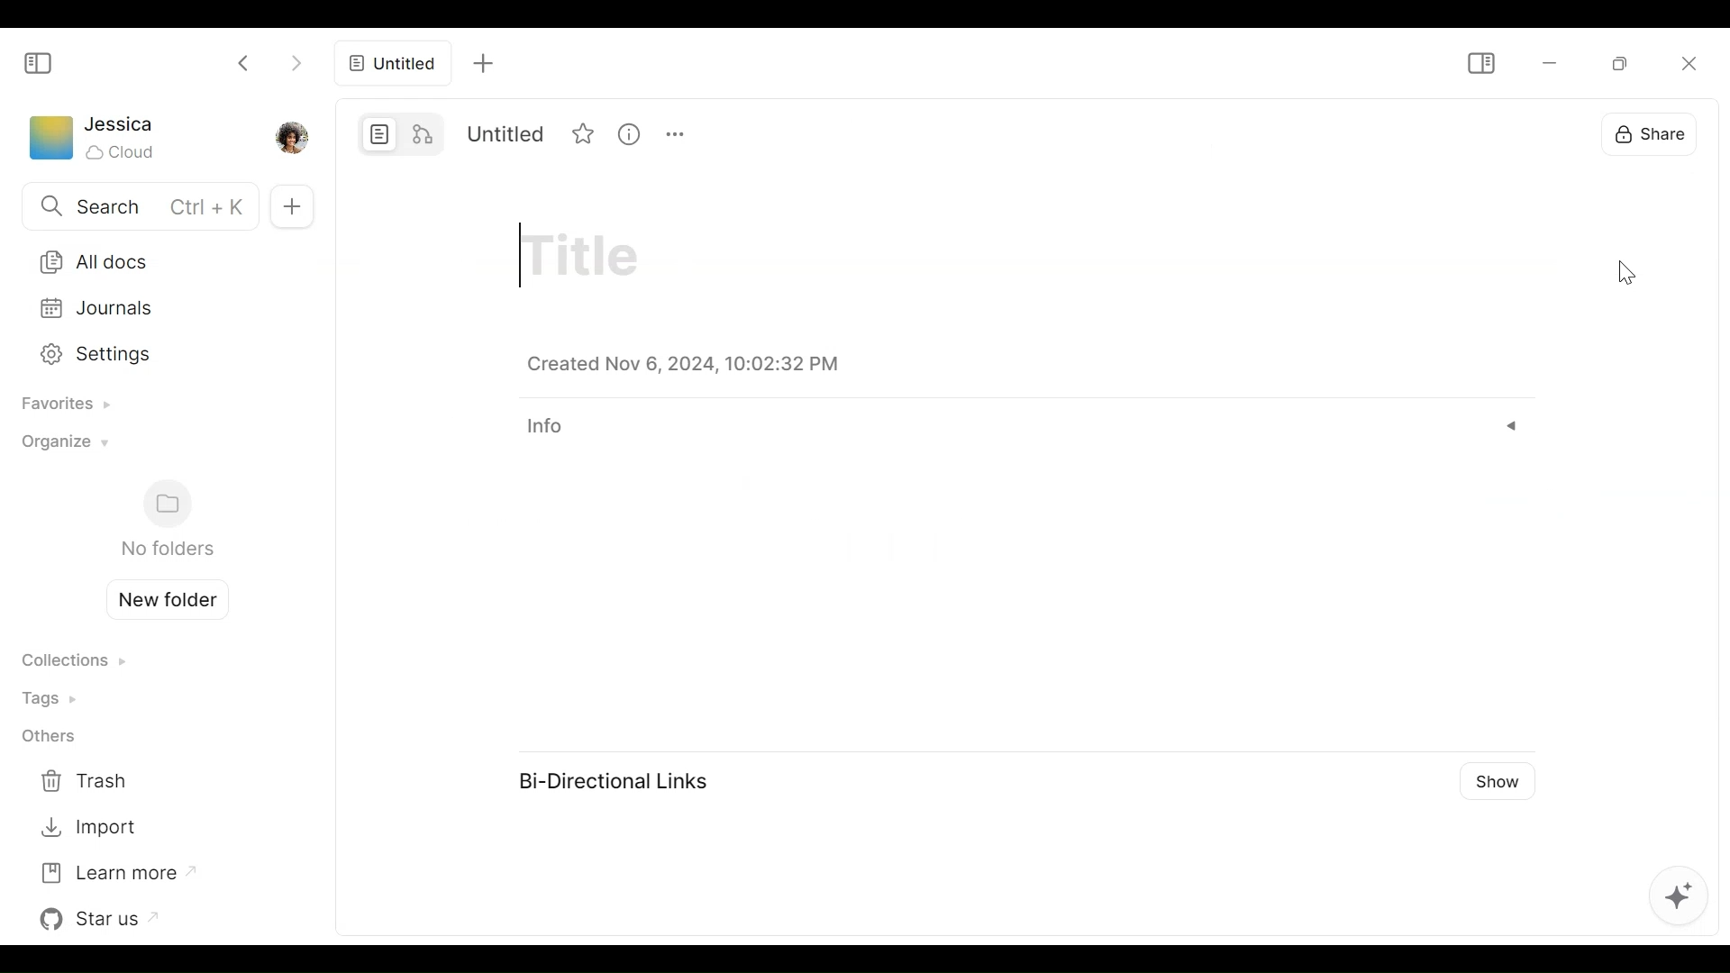 The width and height of the screenshot is (1730, 973). What do you see at coordinates (509, 133) in the screenshot?
I see `Title` at bounding box center [509, 133].